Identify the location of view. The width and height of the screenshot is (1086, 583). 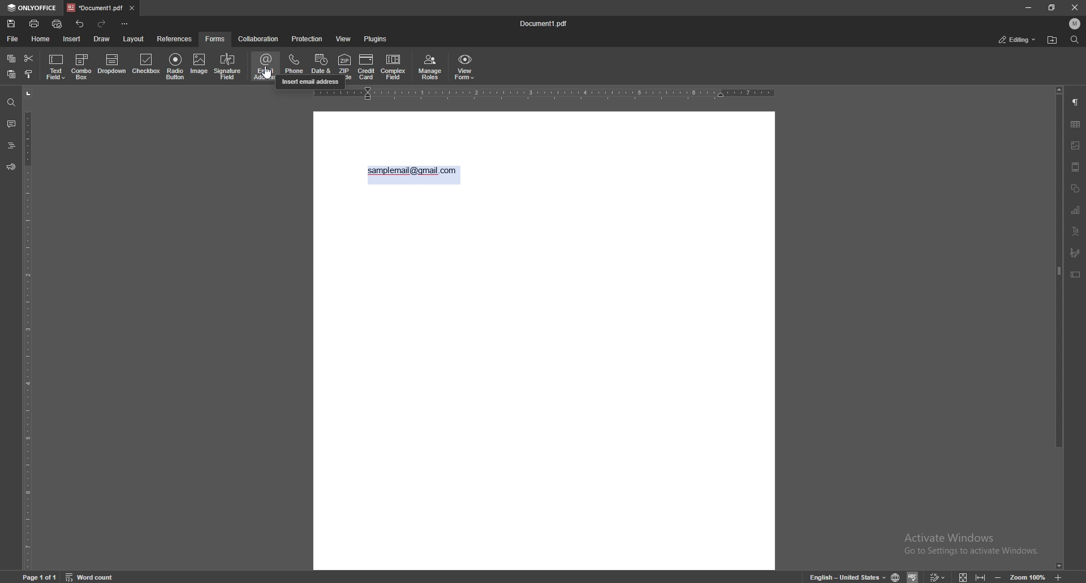
(344, 38).